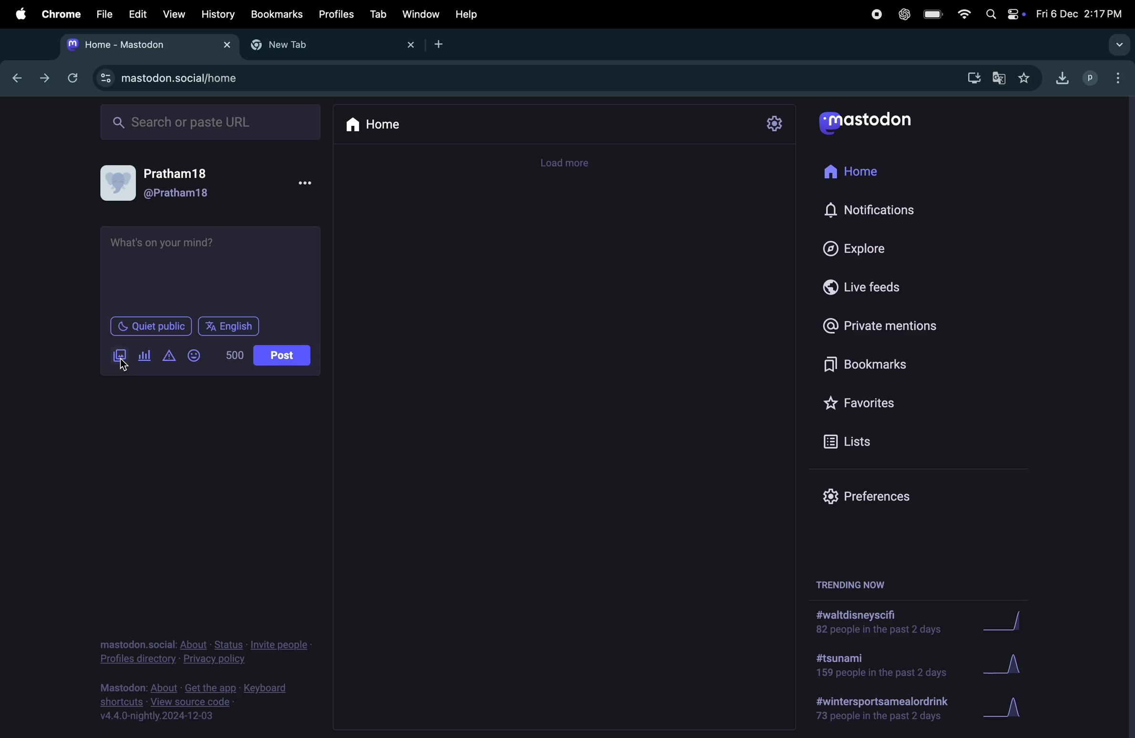 This screenshot has width=1135, height=738. Describe the element at coordinates (145, 43) in the screenshot. I see `msatdon tab` at that location.